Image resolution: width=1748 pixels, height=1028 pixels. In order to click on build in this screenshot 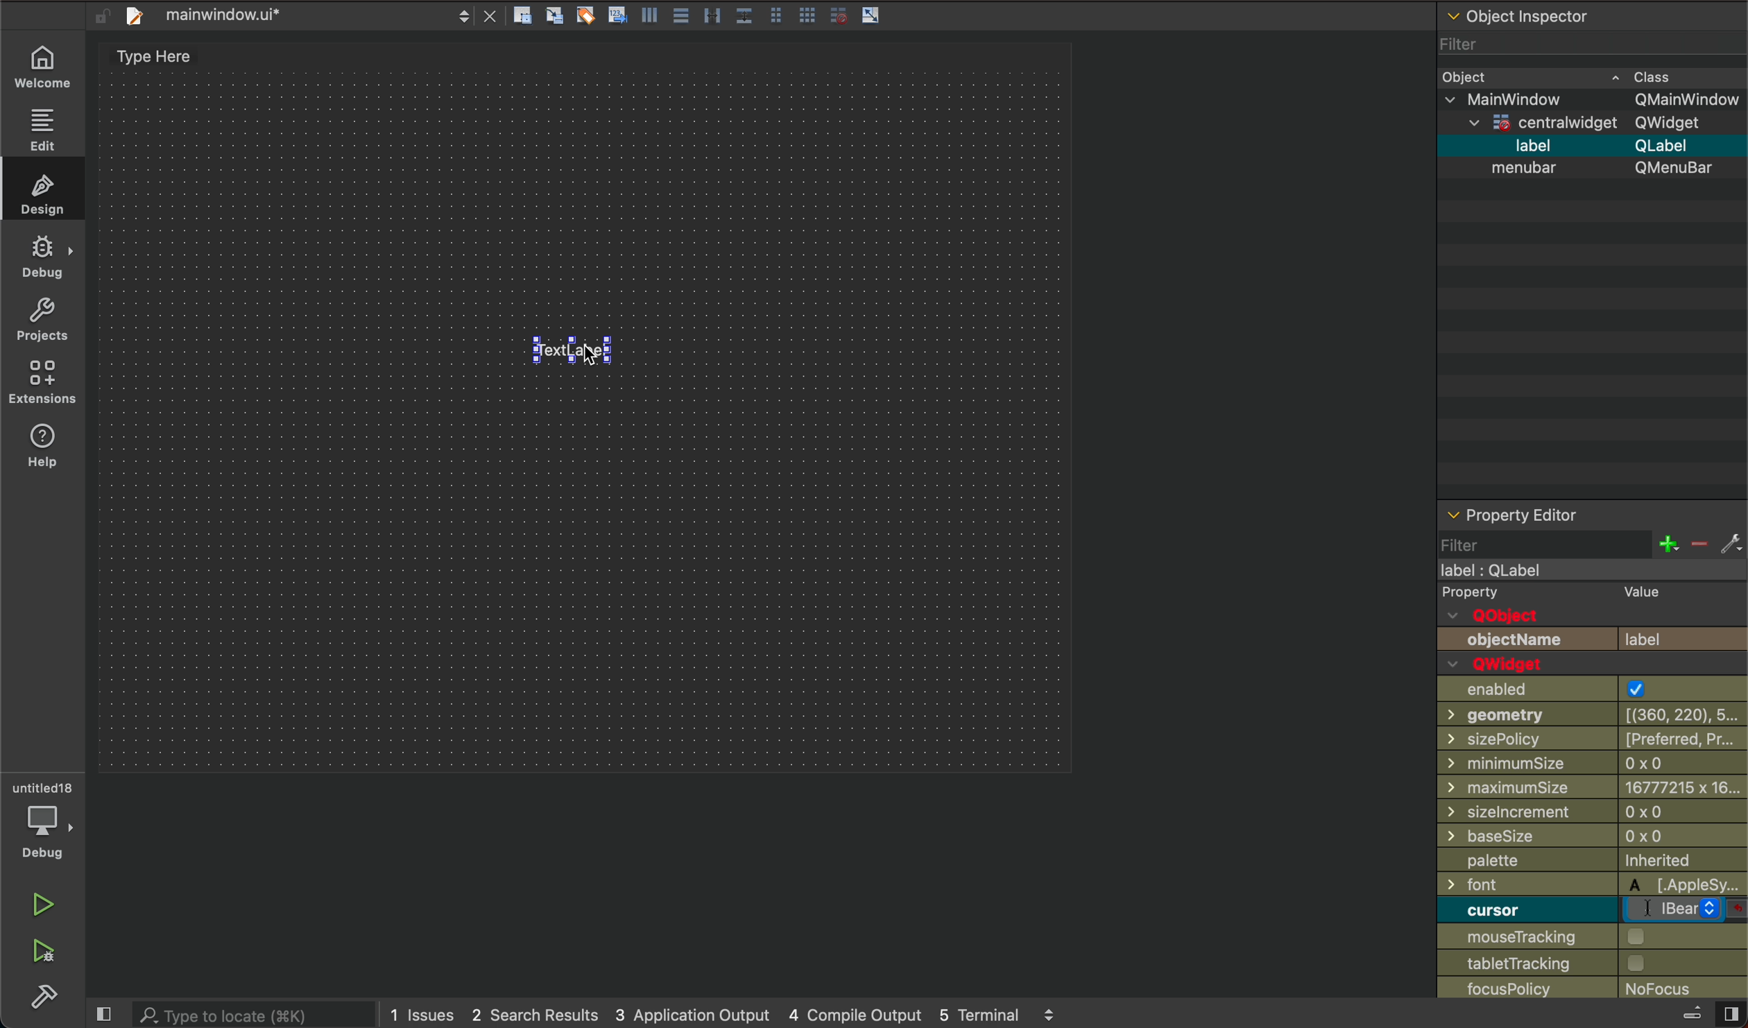, I will do `click(42, 998)`.